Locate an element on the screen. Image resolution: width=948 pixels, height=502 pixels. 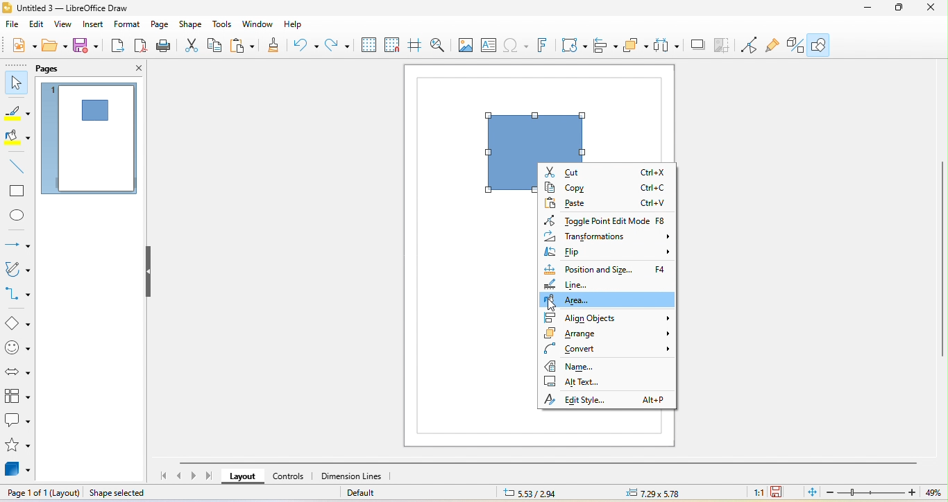
insert is located at coordinates (96, 25).